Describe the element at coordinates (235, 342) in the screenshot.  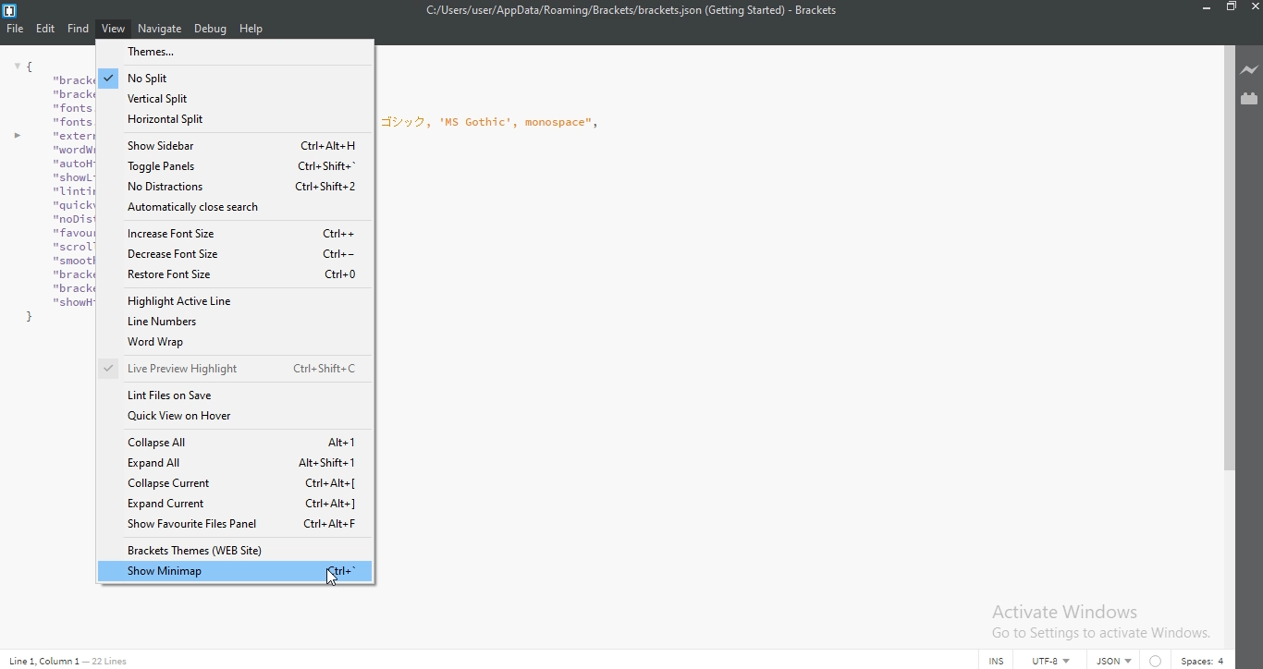
I see `word wrap` at that location.